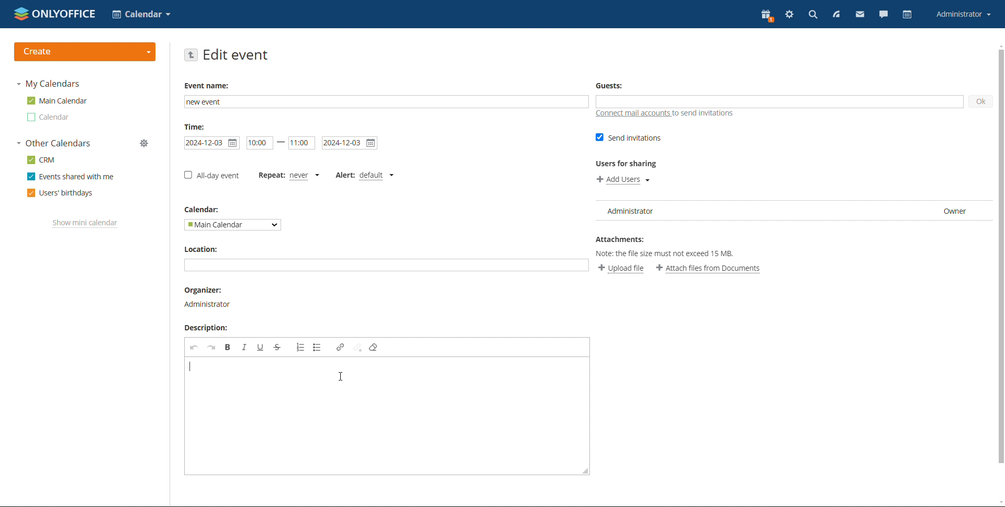 This screenshot has width=1005, height=507. I want to click on remove format, so click(374, 347).